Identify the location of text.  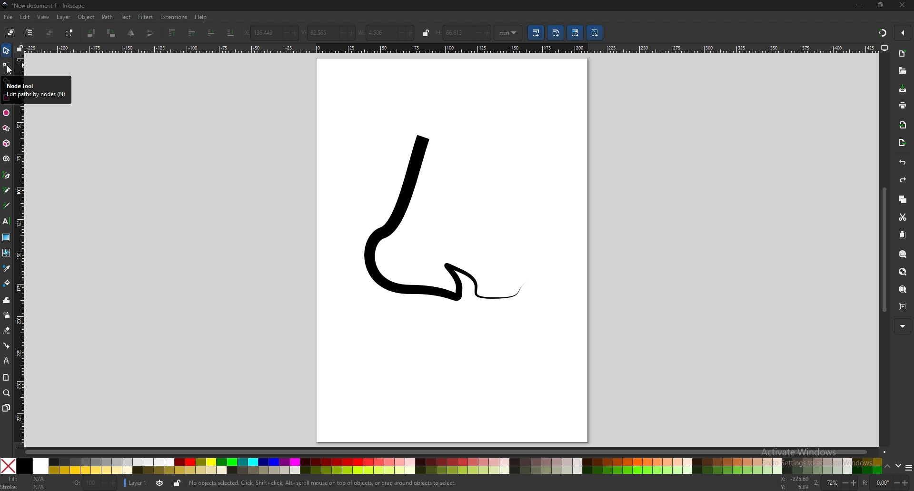
(126, 17).